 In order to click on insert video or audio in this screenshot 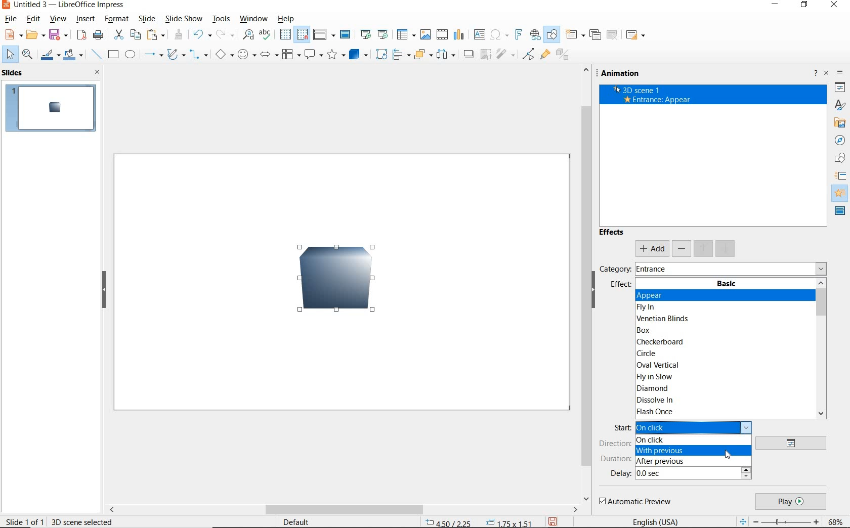, I will do `click(443, 35)`.